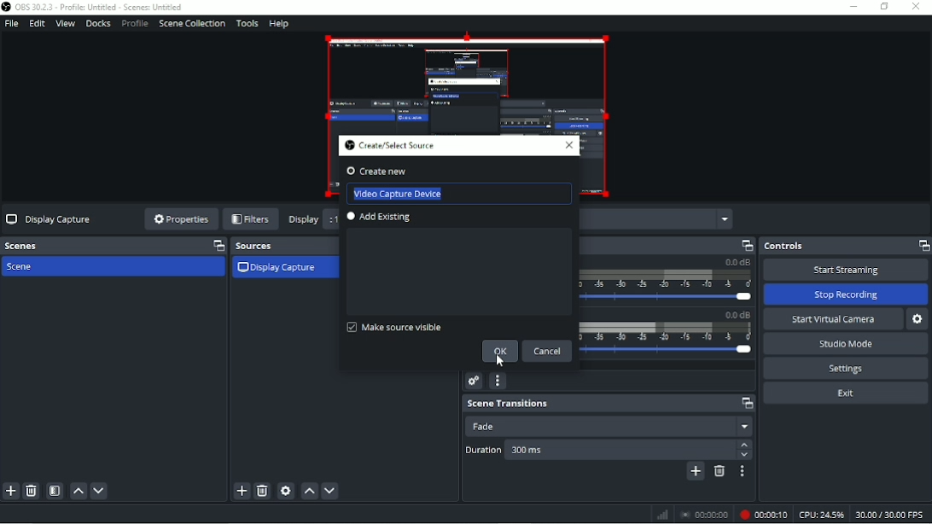 The image size is (932, 524). I want to click on Studio mode, so click(847, 344).